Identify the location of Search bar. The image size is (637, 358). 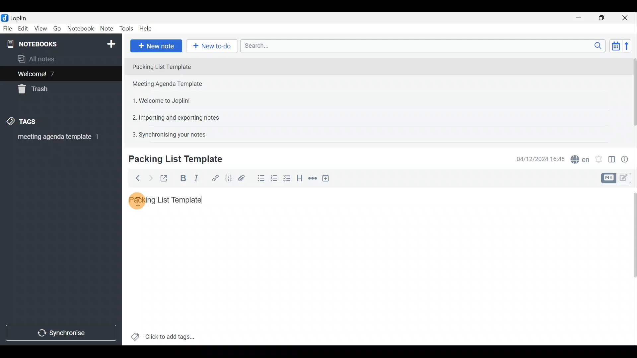
(421, 46).